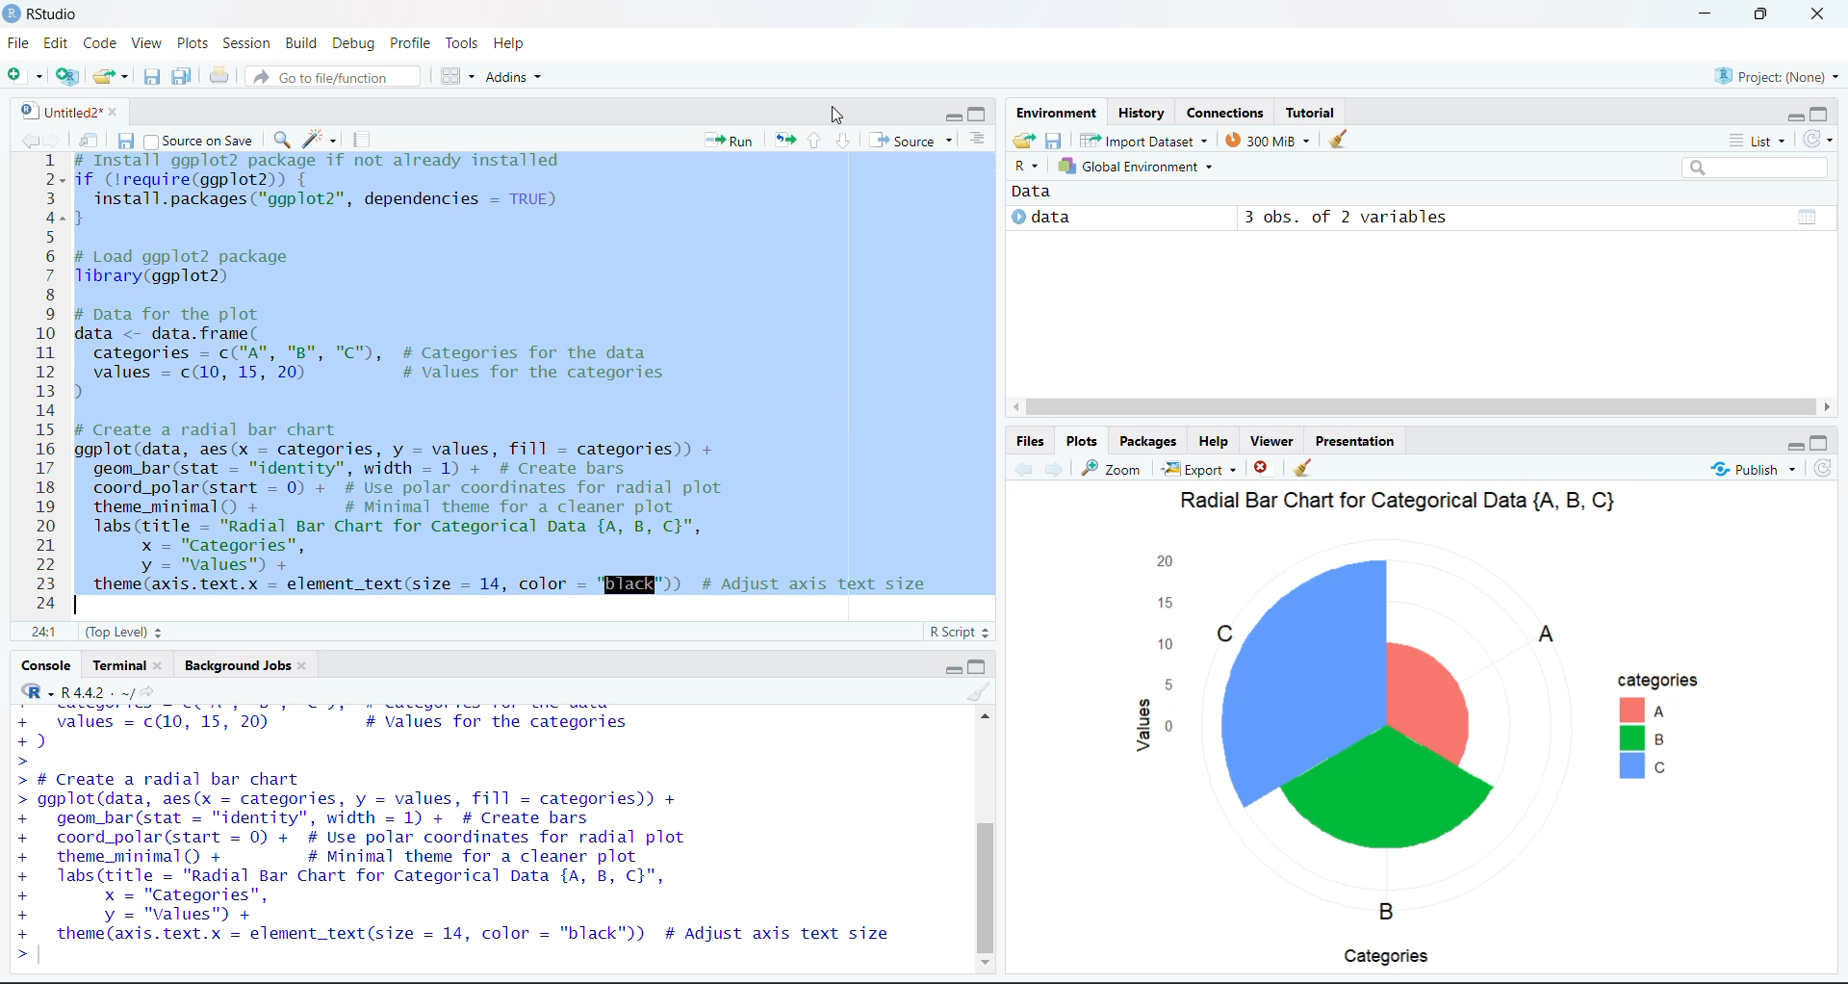  What do you see at coordinates (816, 140) in the screenshot?
I see `go to next section/chunk` at bounding box center [816, 140].